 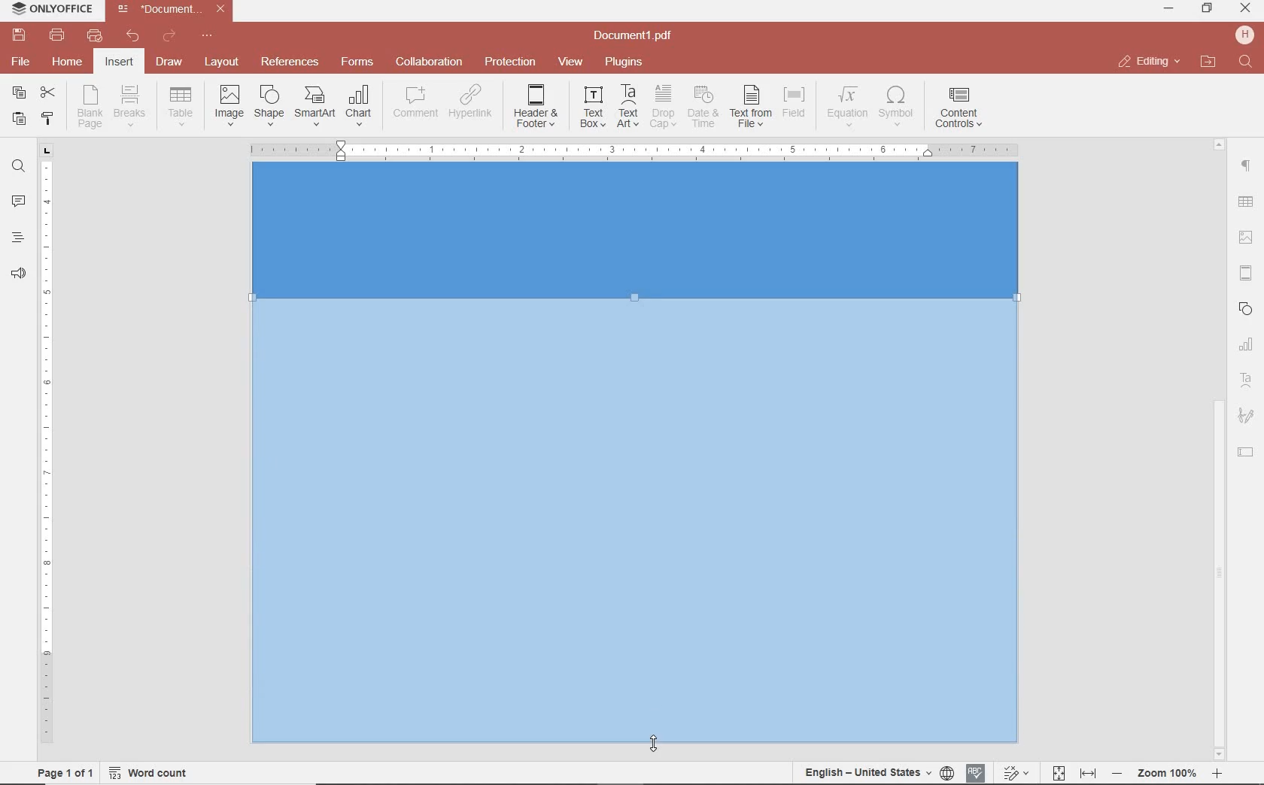 What do you see at coordinates (976, 773) in the screenshot?
I see `spell checking` at bounding box center [976, 773].